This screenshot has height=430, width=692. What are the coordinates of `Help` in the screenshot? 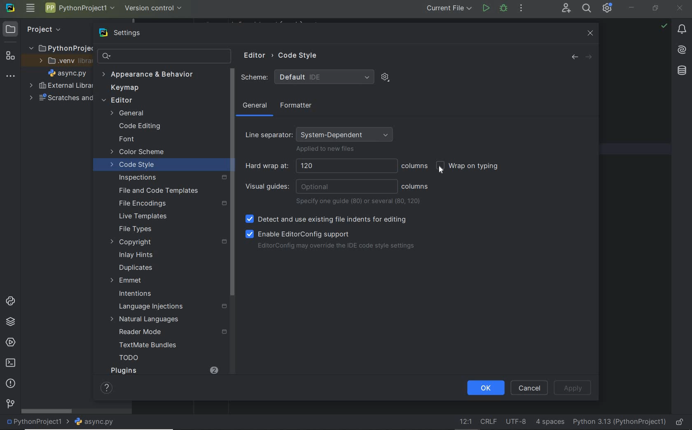 It's located at (104, 387).